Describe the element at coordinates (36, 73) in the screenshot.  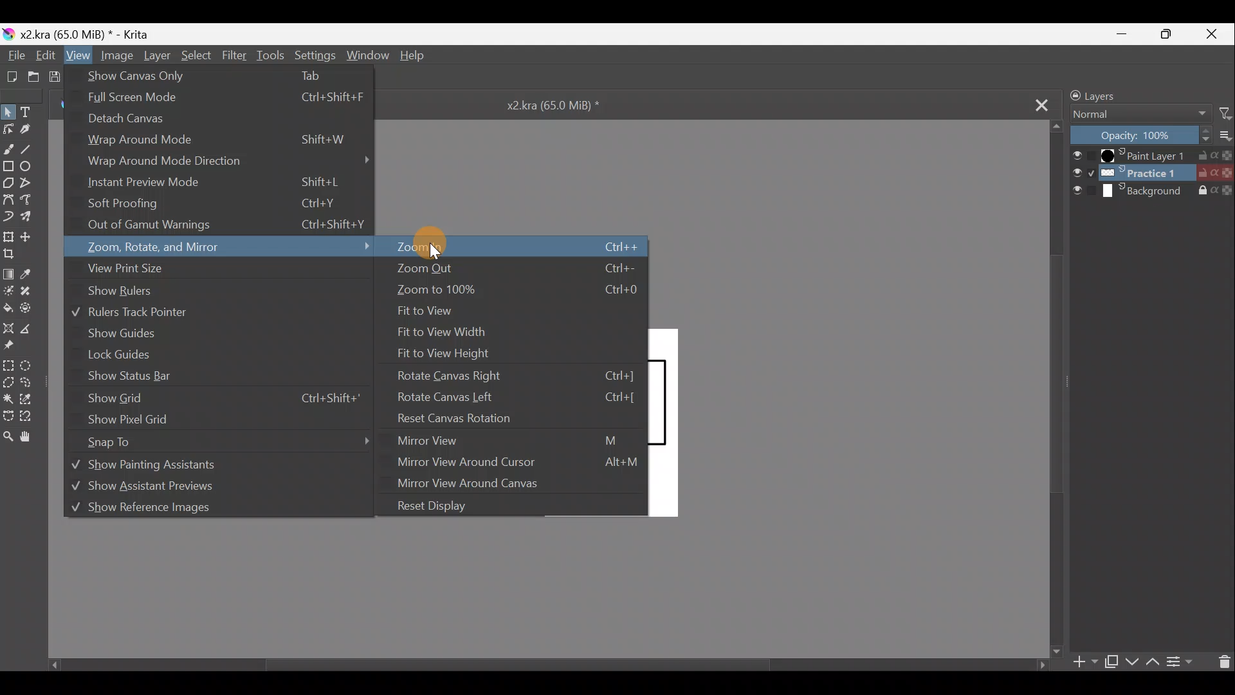
I see `Open existing document` at that location.